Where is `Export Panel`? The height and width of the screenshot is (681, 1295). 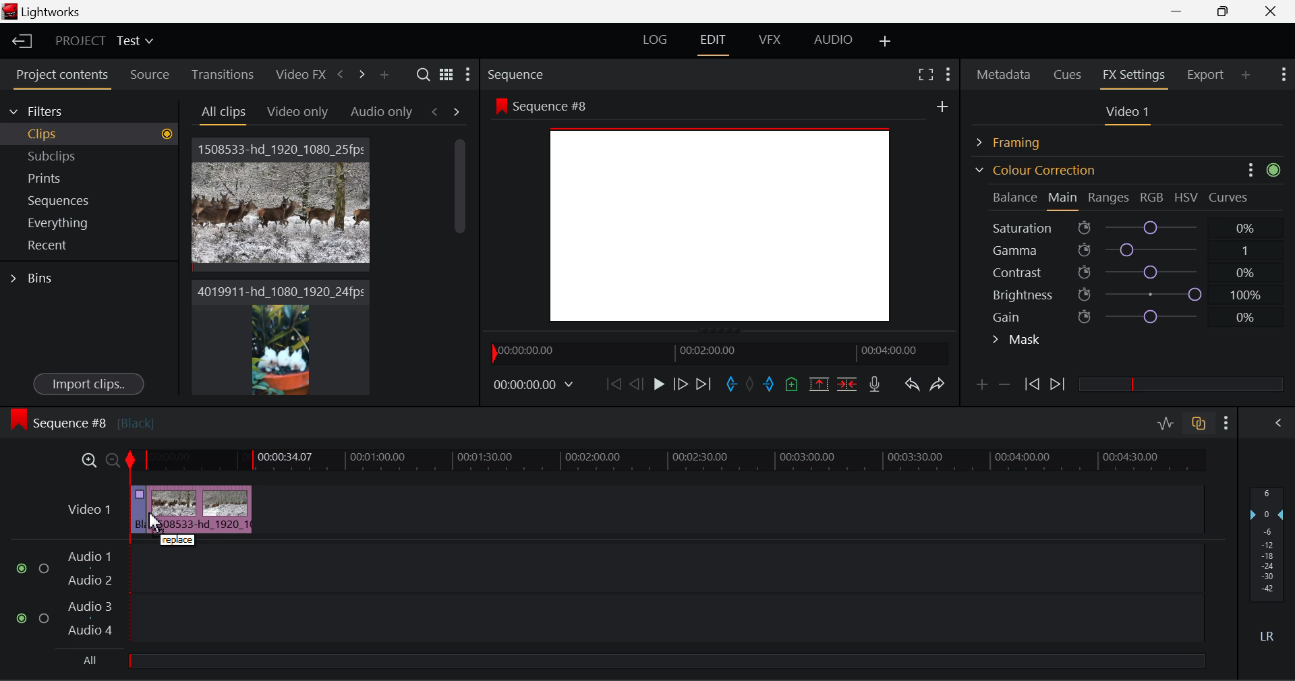 Export Panel is located at coordinates (1207, 74).